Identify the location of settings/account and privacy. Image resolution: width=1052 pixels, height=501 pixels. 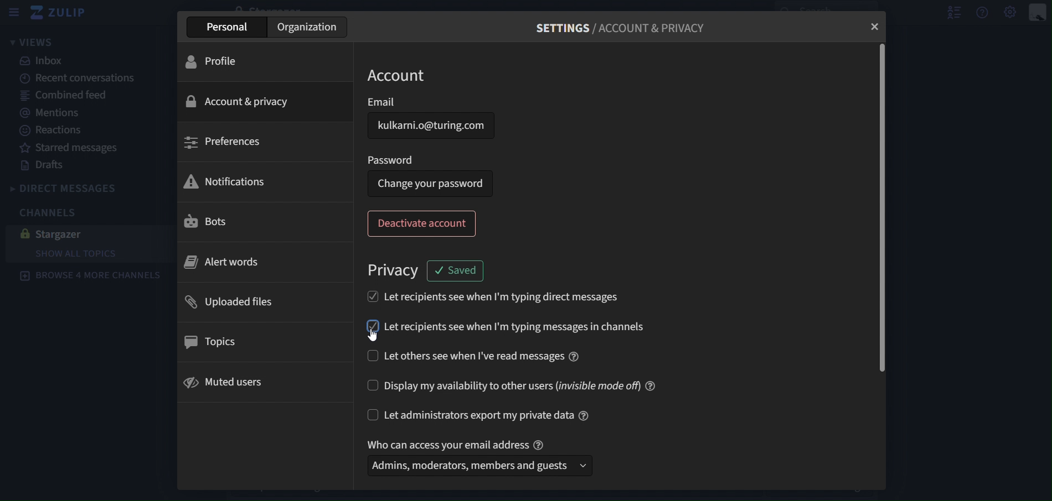
(637, 27).